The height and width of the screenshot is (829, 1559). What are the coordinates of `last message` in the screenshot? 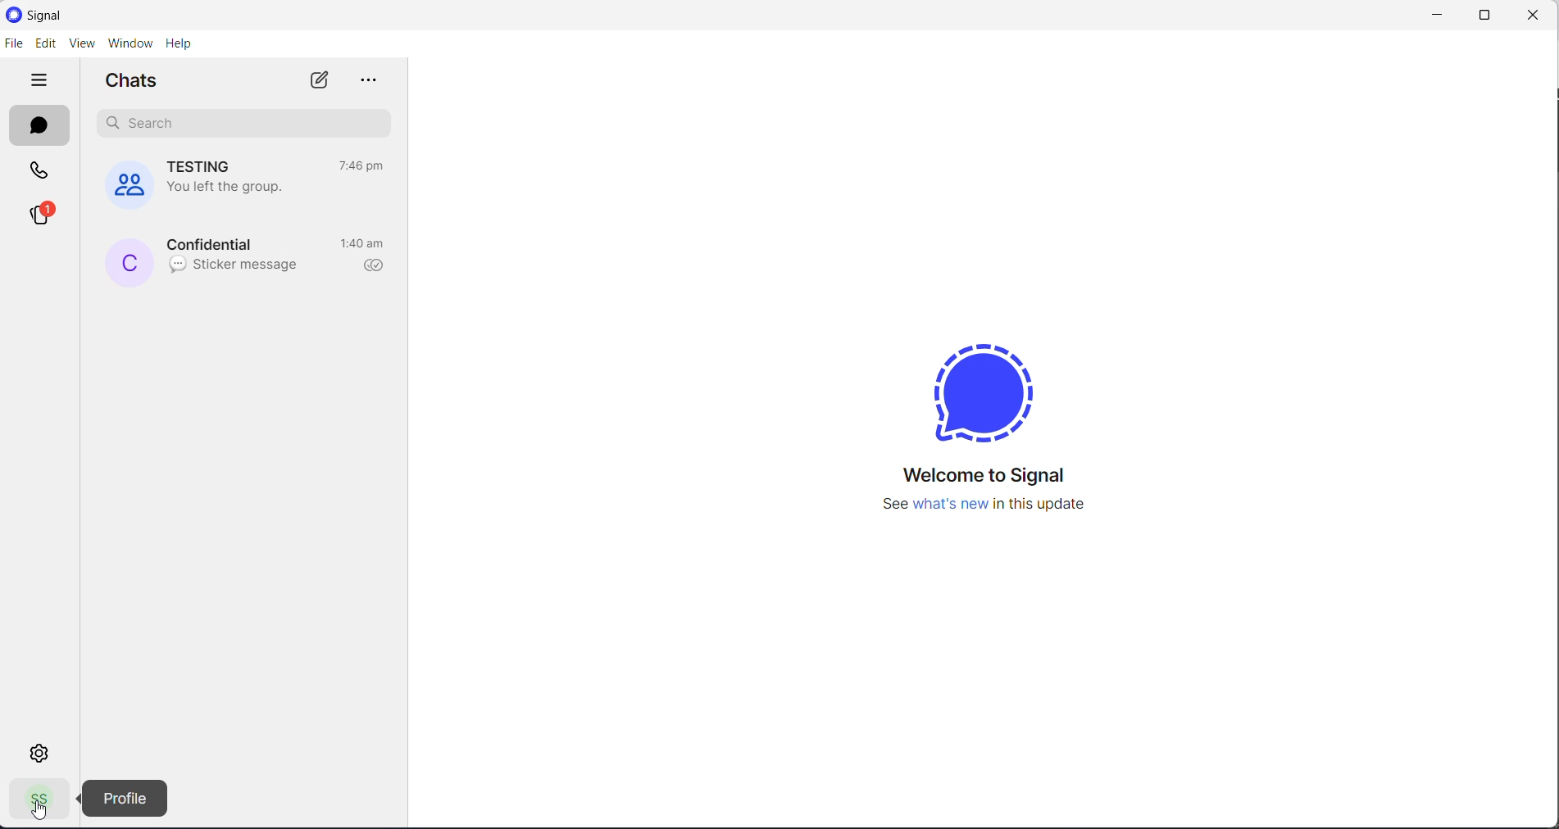 It's located at (235, 266).